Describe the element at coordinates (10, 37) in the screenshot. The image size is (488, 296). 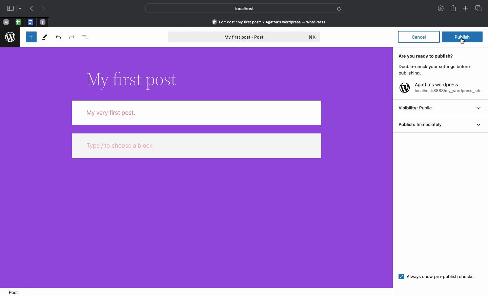
I see `Wordpress` at that location.